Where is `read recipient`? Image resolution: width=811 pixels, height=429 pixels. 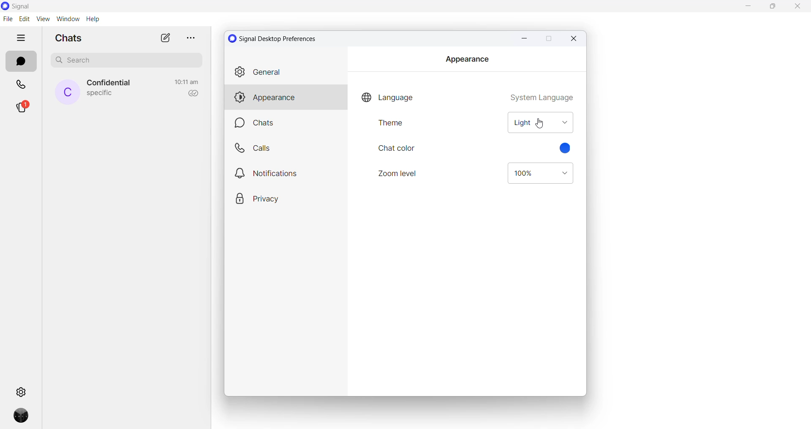 read recipient is located at coordinates (191, 94).